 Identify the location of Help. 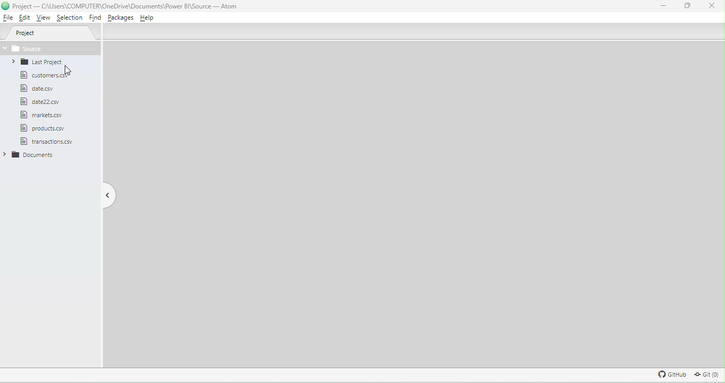
(150, 19).